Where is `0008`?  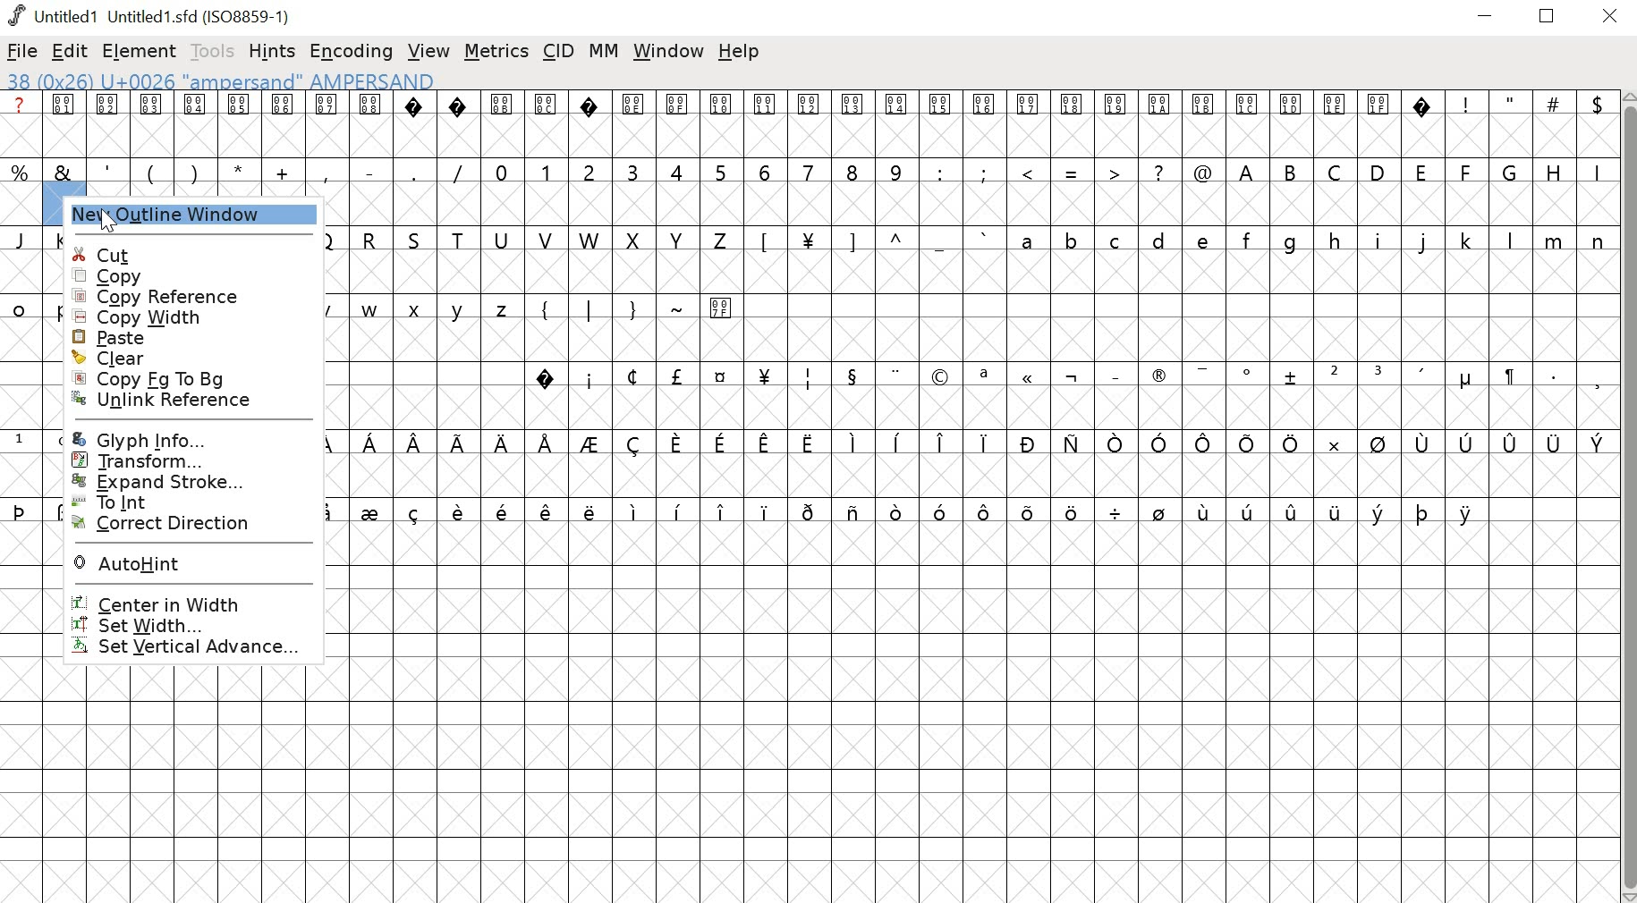
0008 is located at coordinates (369, 122).